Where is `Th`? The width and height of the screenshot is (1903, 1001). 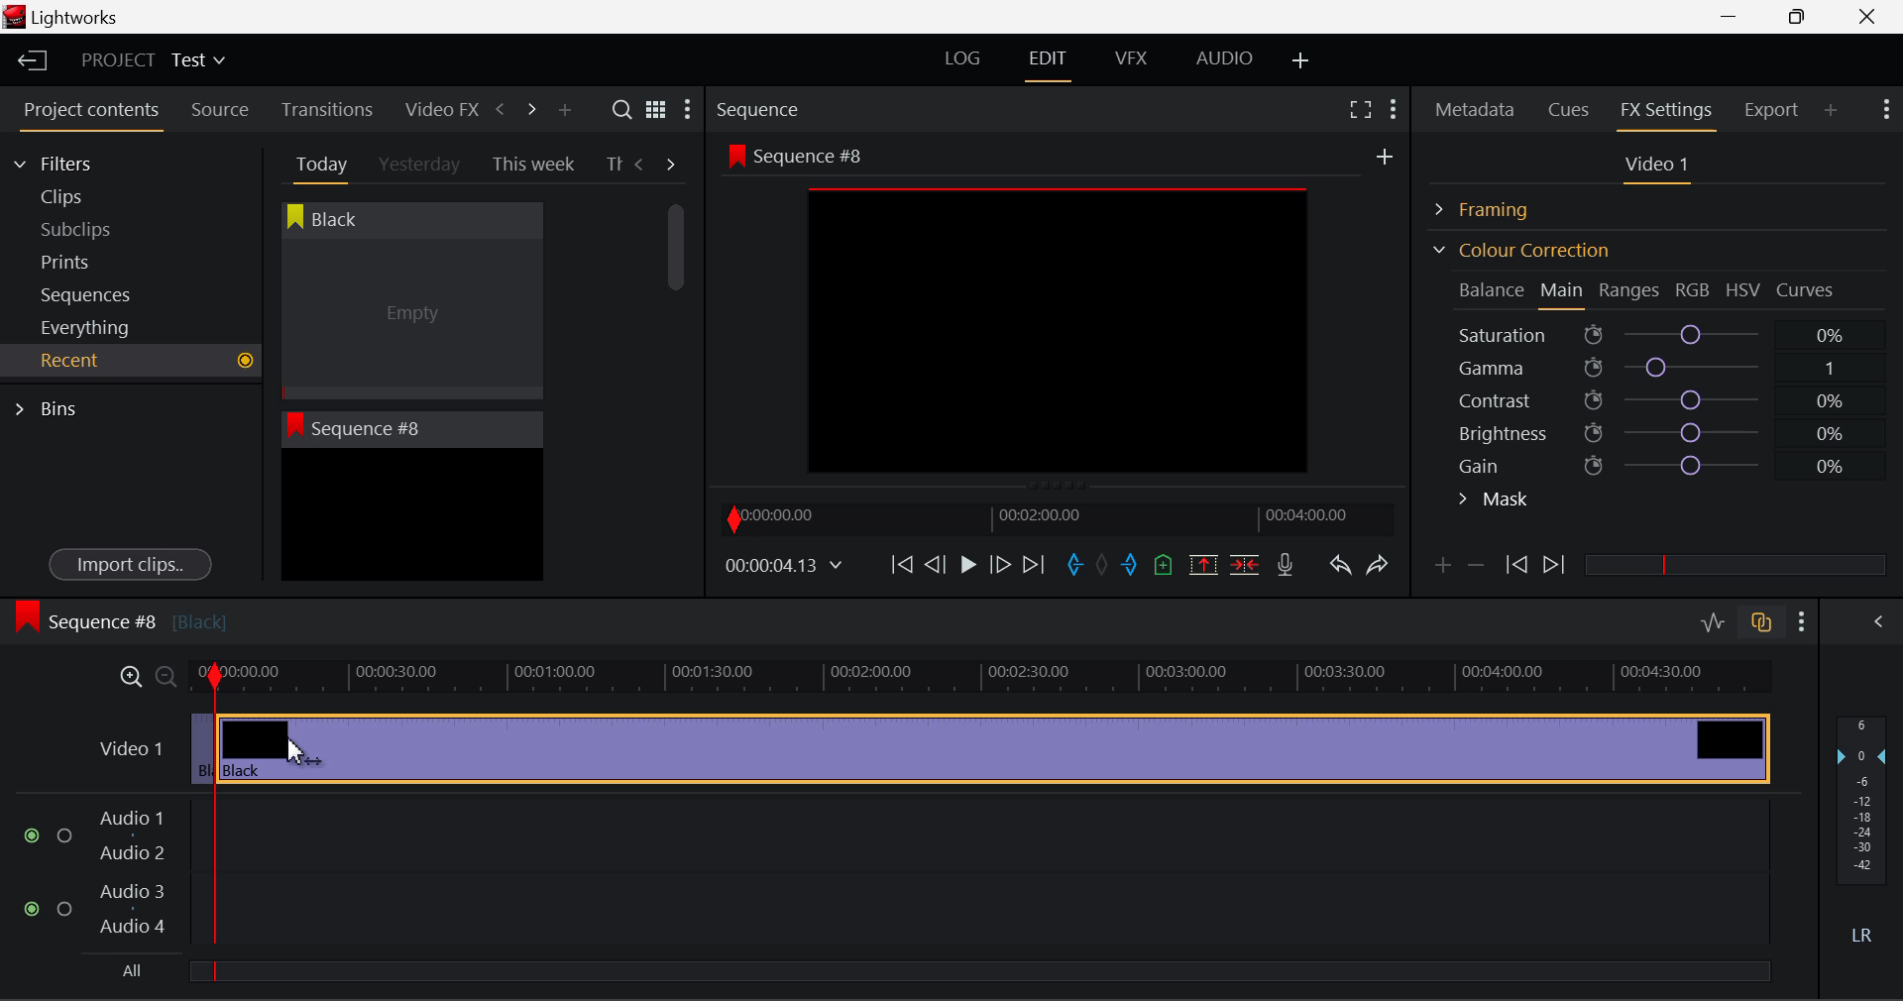
Th is located at coordinates (615, 164).